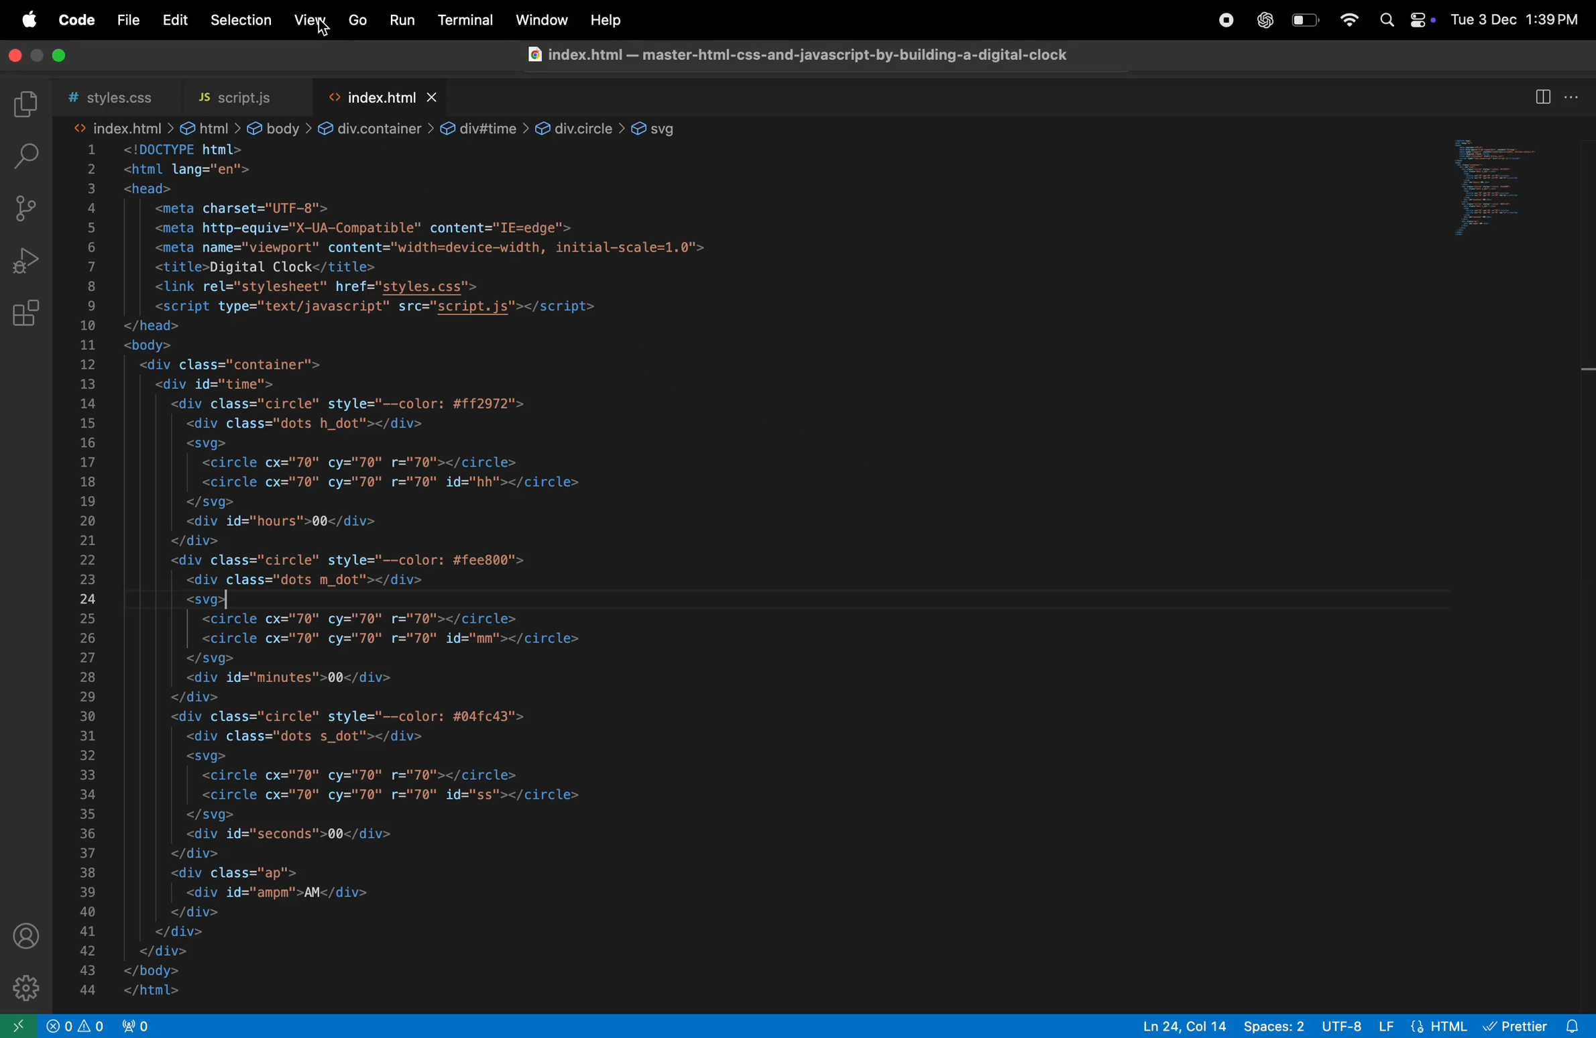 The image size is (1596, 1038). What do you see at coordinates (1425, 1025) in the screenshot?
I see `html` at bounding box center [1425, 1025].